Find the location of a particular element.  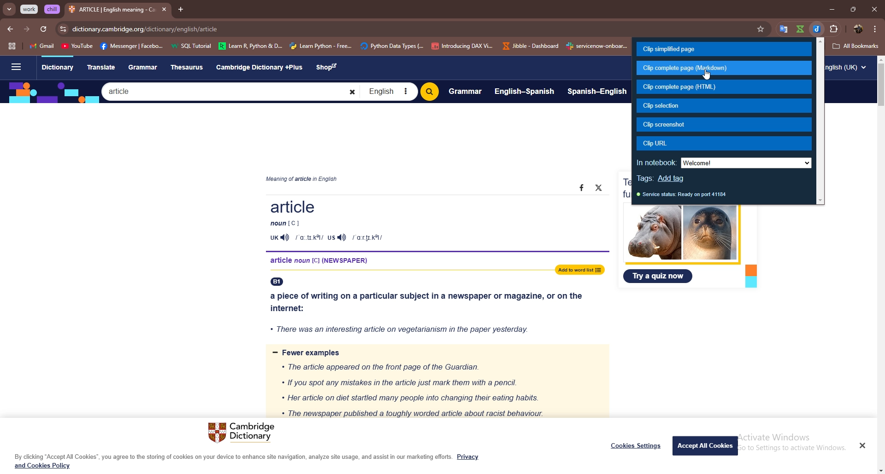

minimize is located at coordinates (832, 9).